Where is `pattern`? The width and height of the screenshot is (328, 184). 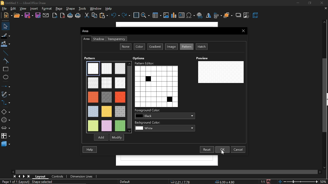
pattern is located at coordinates (187, 47).